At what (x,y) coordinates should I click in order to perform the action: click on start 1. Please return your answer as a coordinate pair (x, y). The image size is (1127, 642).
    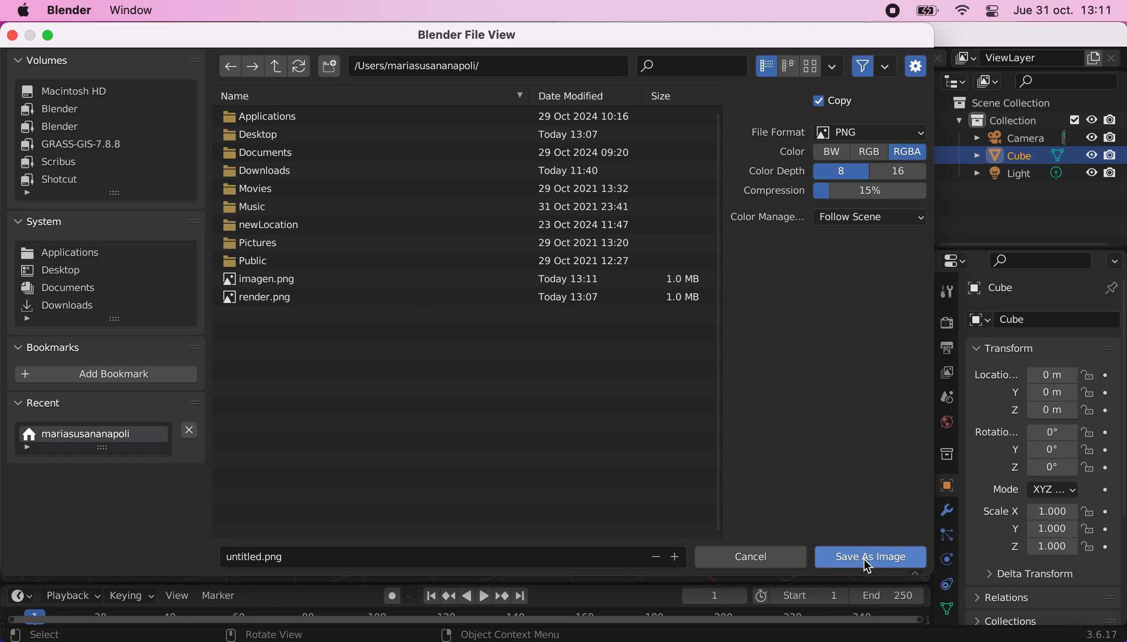
    Looking at the image, I should click on (799, 596).